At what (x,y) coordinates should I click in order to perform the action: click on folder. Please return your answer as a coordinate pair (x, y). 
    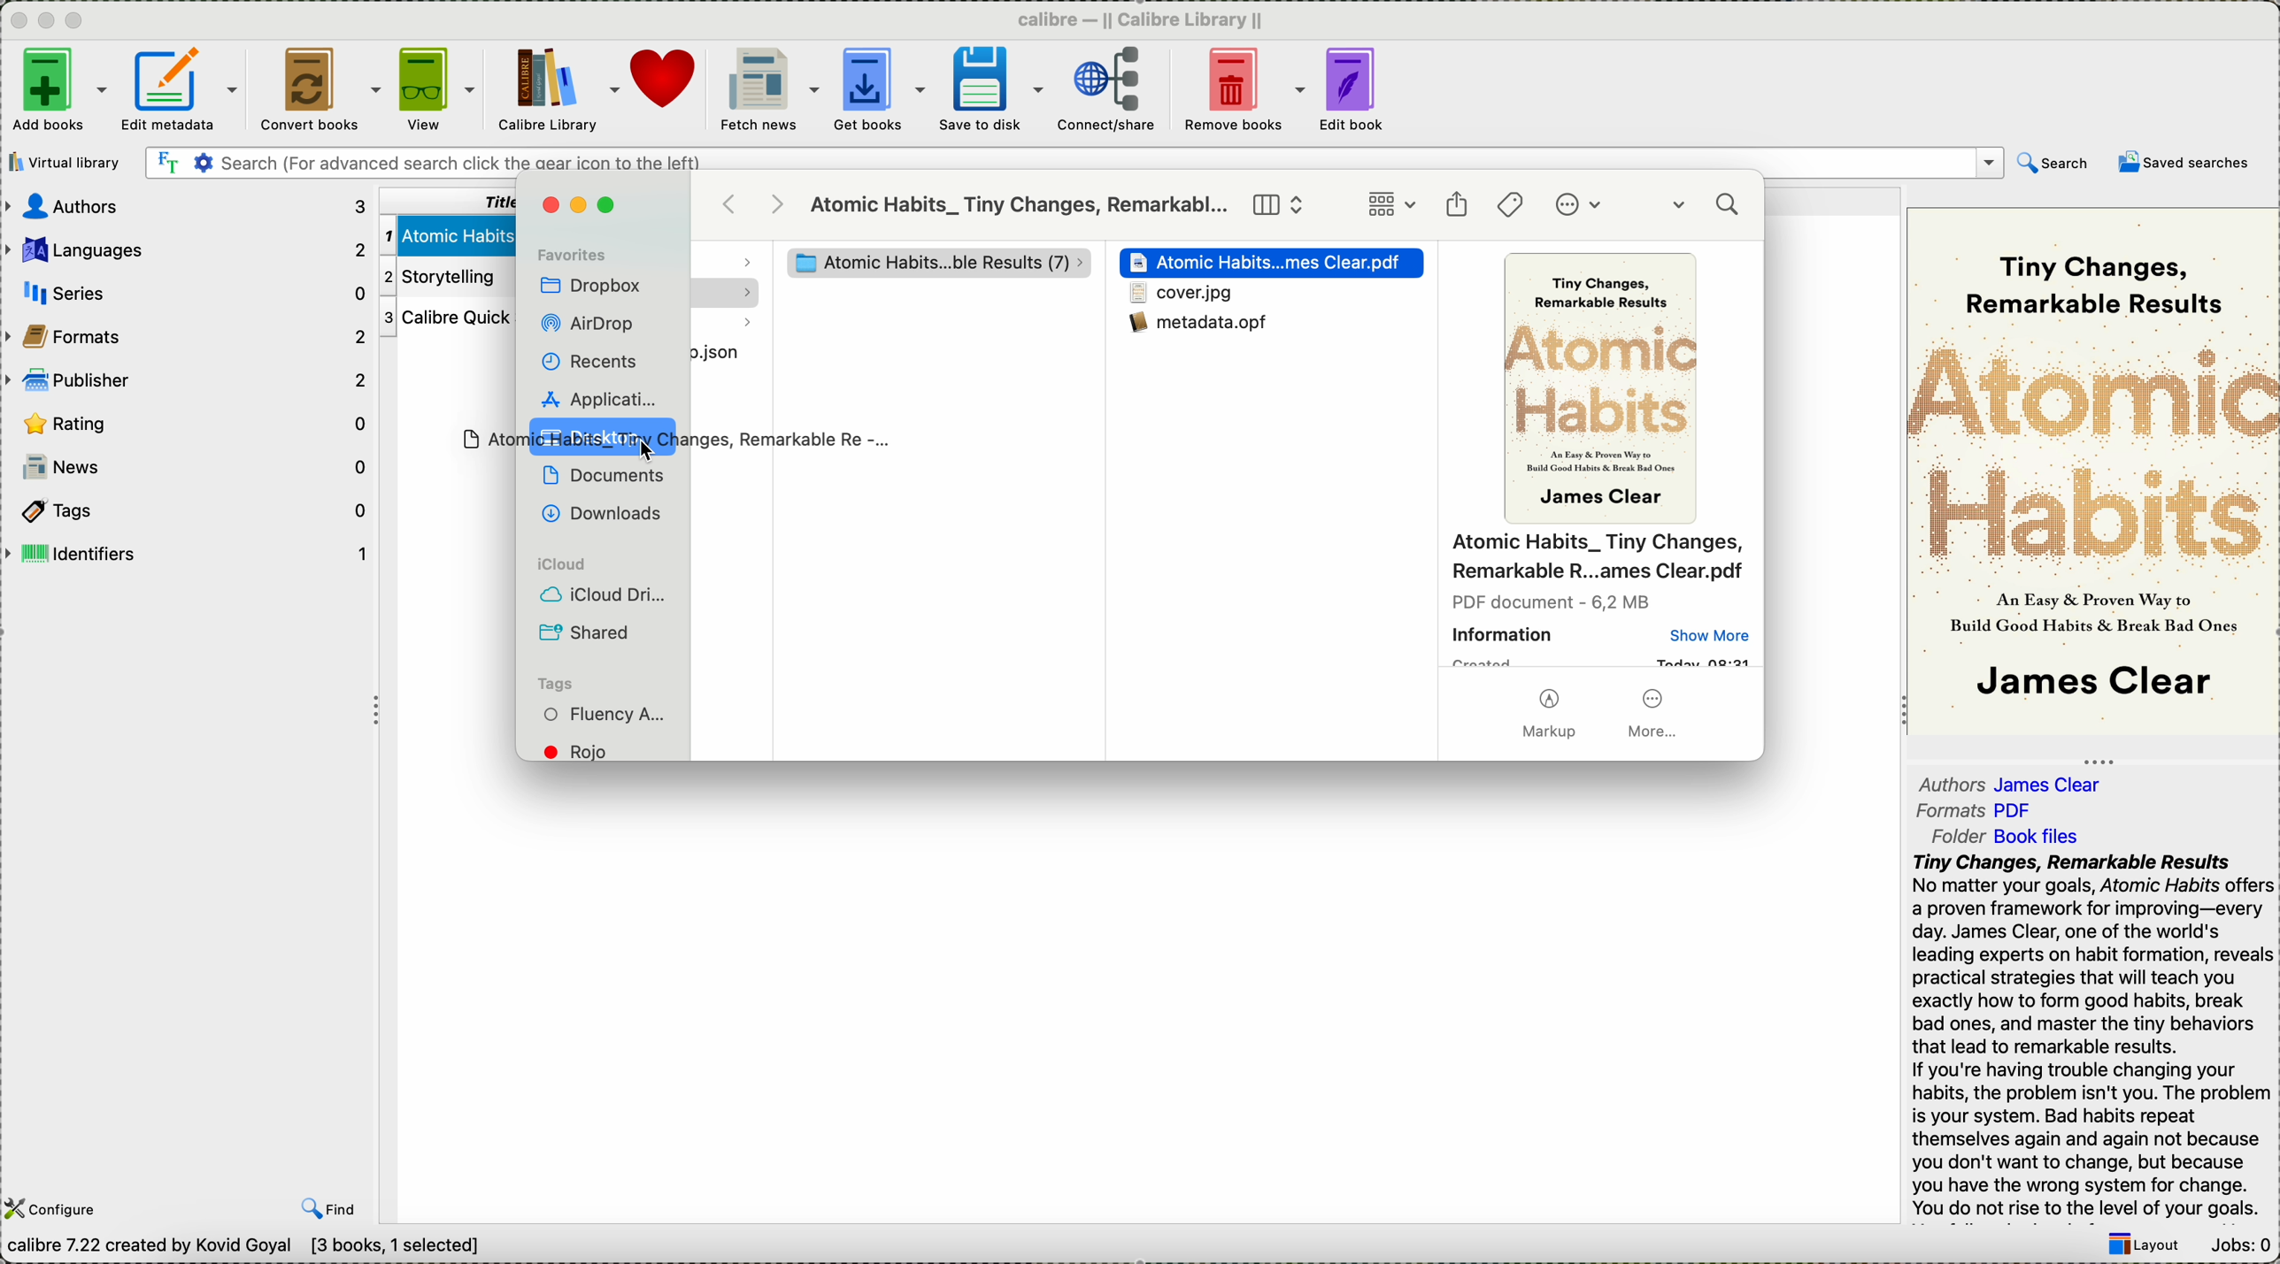
    Looking at the image, I should click on (2016, 834).